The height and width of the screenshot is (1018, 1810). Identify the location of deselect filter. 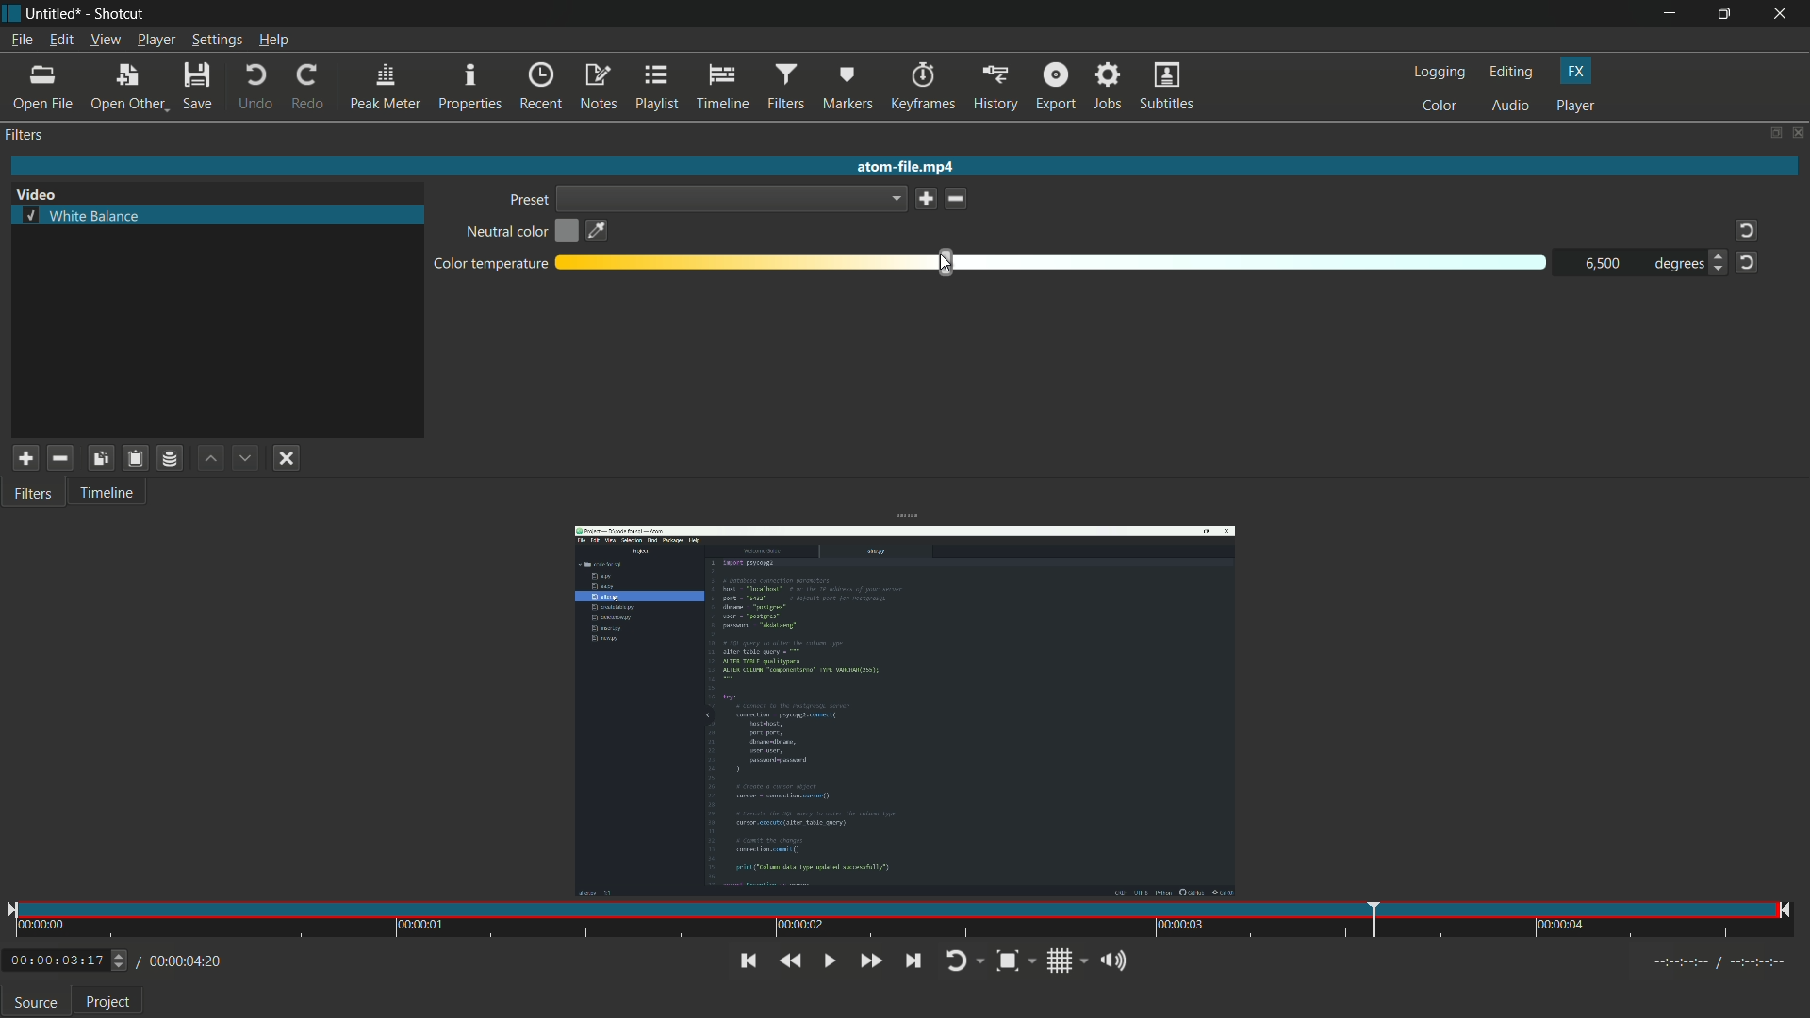
(288, 458).